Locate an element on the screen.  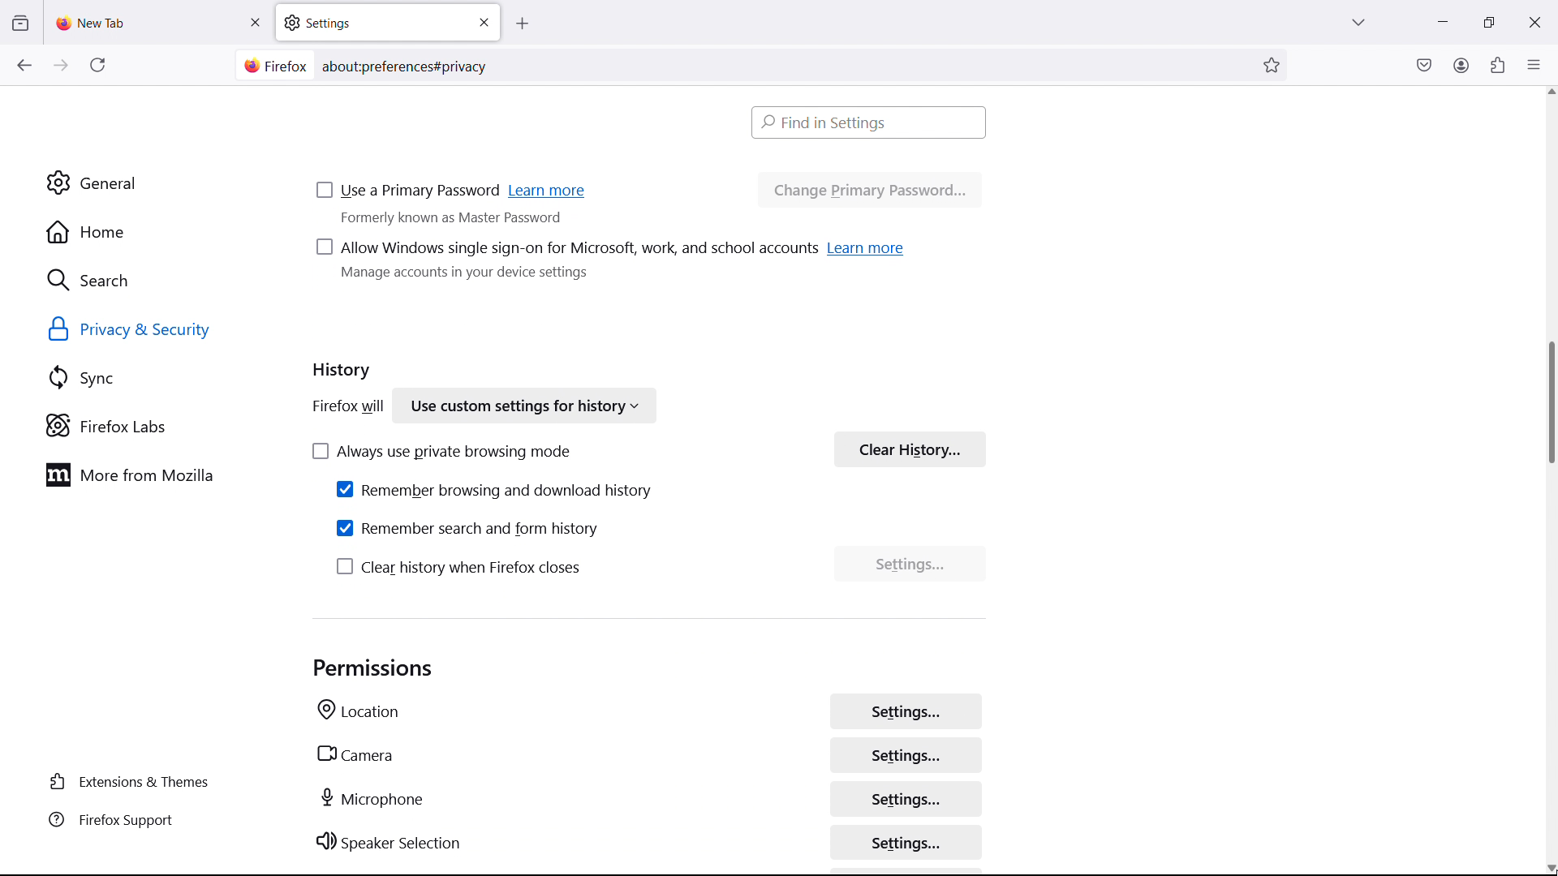
Firefox wil is located at coordinates (344, 406).